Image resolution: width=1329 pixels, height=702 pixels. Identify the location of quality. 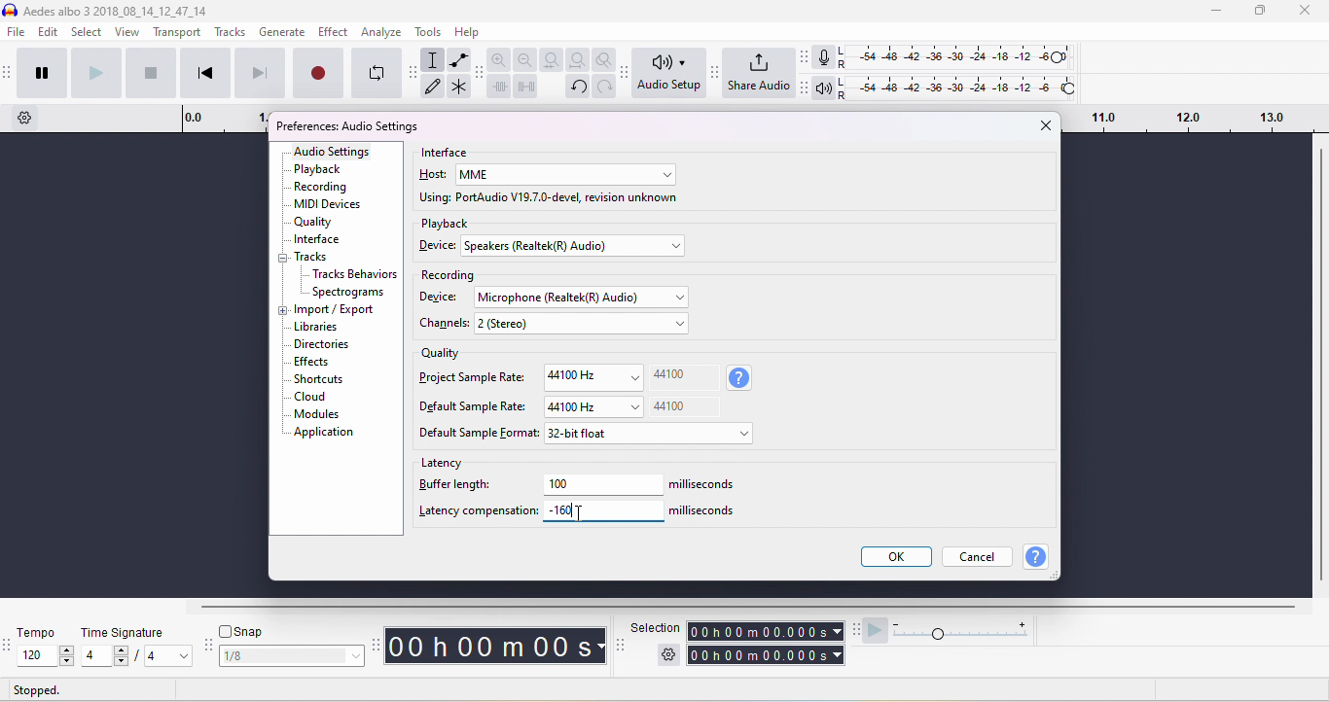
(440, 355).